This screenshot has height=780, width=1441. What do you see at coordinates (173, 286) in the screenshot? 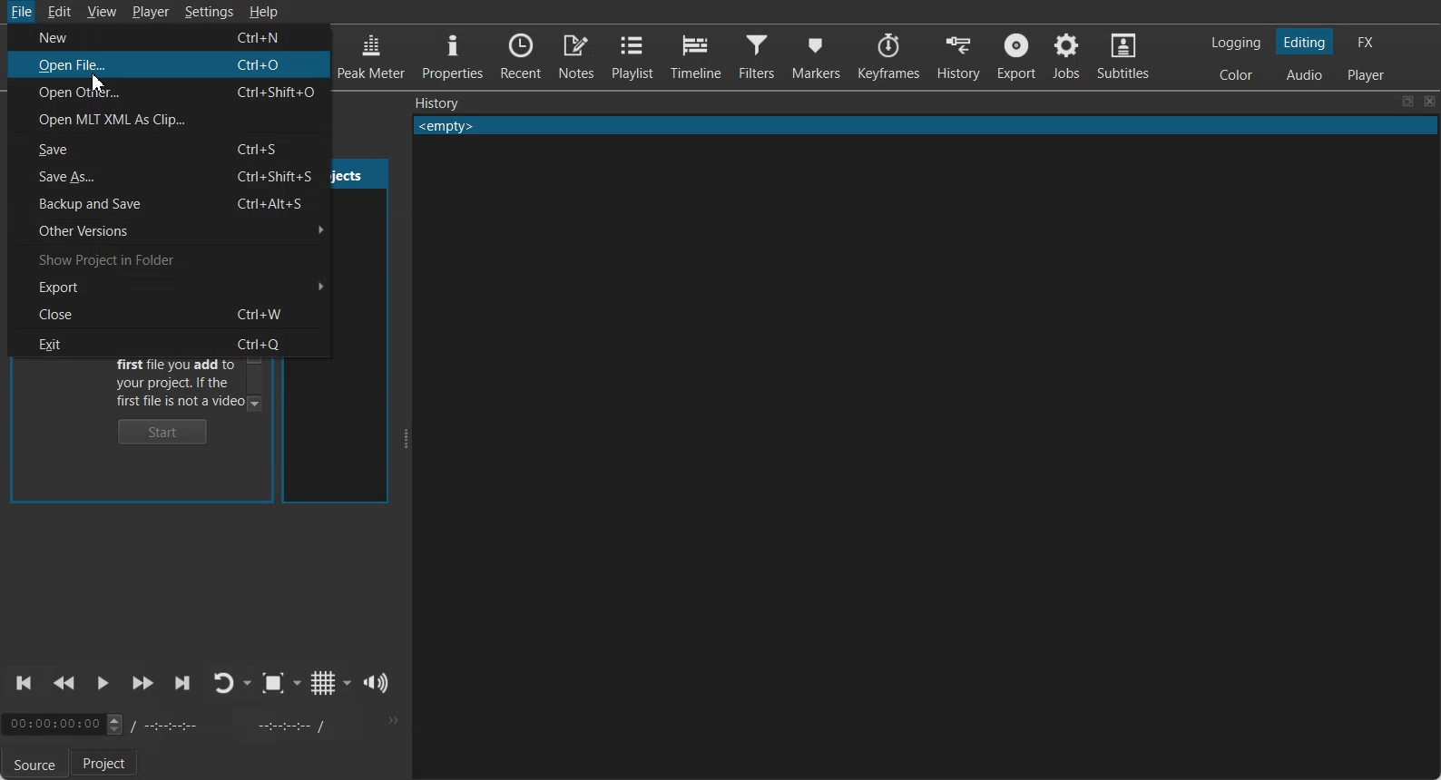
I see `Export` at bounding box center [173, 286].